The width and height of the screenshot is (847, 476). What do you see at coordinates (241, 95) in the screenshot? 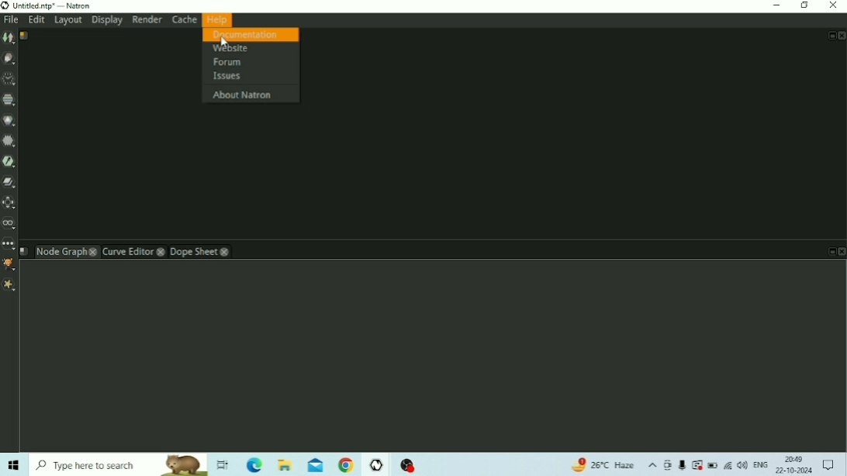
I see `About Natron` at bounding box center [241, 95].